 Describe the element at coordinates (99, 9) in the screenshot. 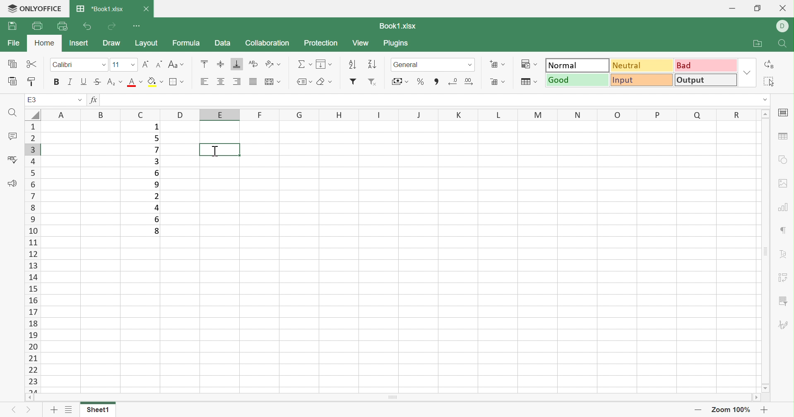

I see `*Book1.xlsx` at that location.